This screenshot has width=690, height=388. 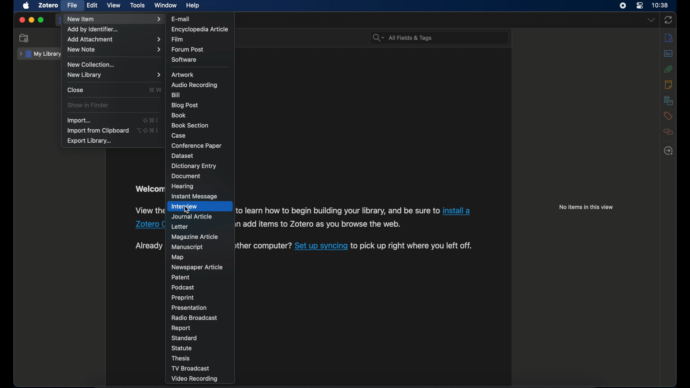 I want to click on podcast, so click(x=183, y=287).